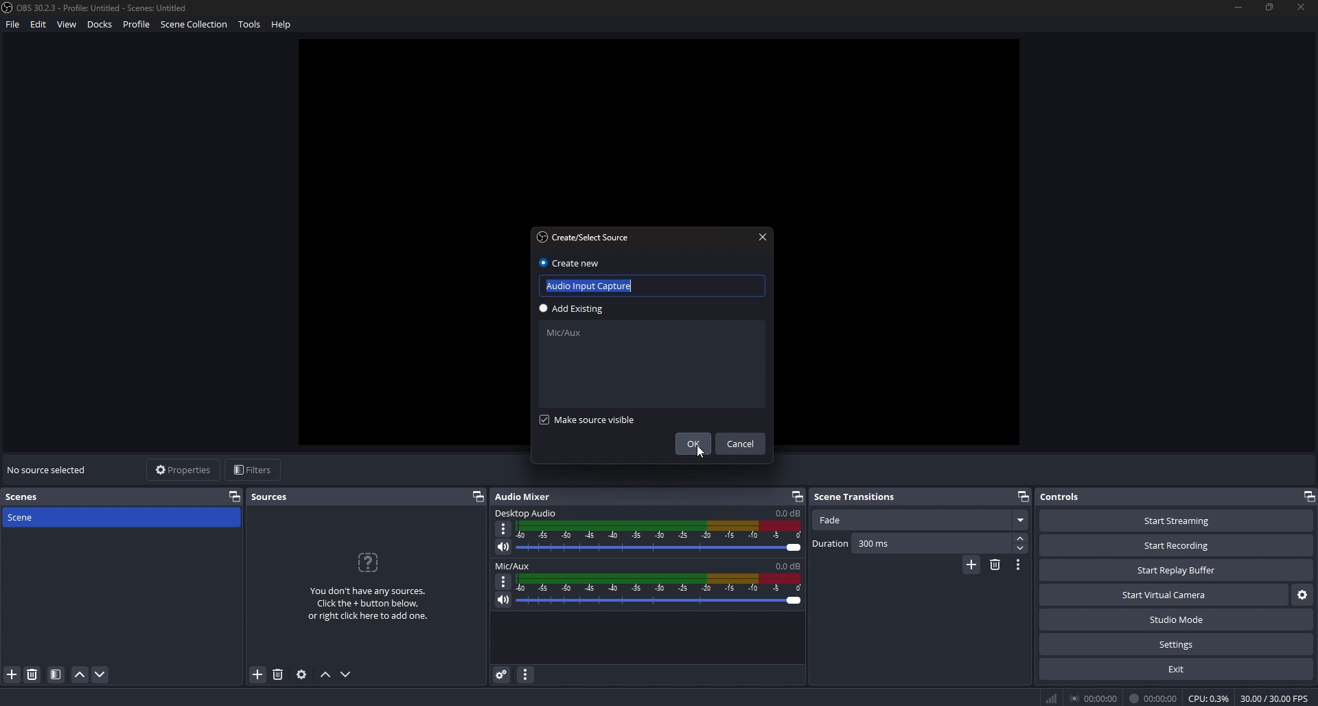 The width and height of the screenshot is (1318, 706). Describe the element at coordinates (995, 564) in the screenshot. I see `remove transition` at that location.